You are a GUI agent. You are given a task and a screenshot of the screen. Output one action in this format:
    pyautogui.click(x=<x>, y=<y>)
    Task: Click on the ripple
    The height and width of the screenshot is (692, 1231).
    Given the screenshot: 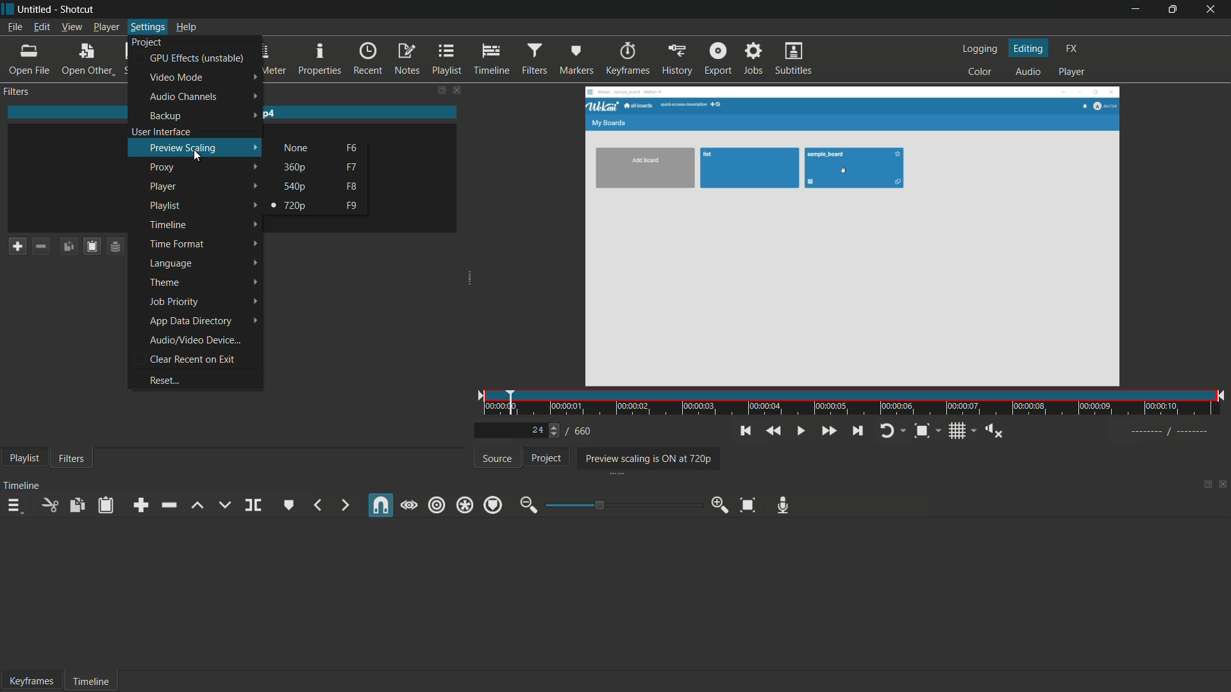 What is the action you would take?
    pyautogui.click(x=435, y=505)
    